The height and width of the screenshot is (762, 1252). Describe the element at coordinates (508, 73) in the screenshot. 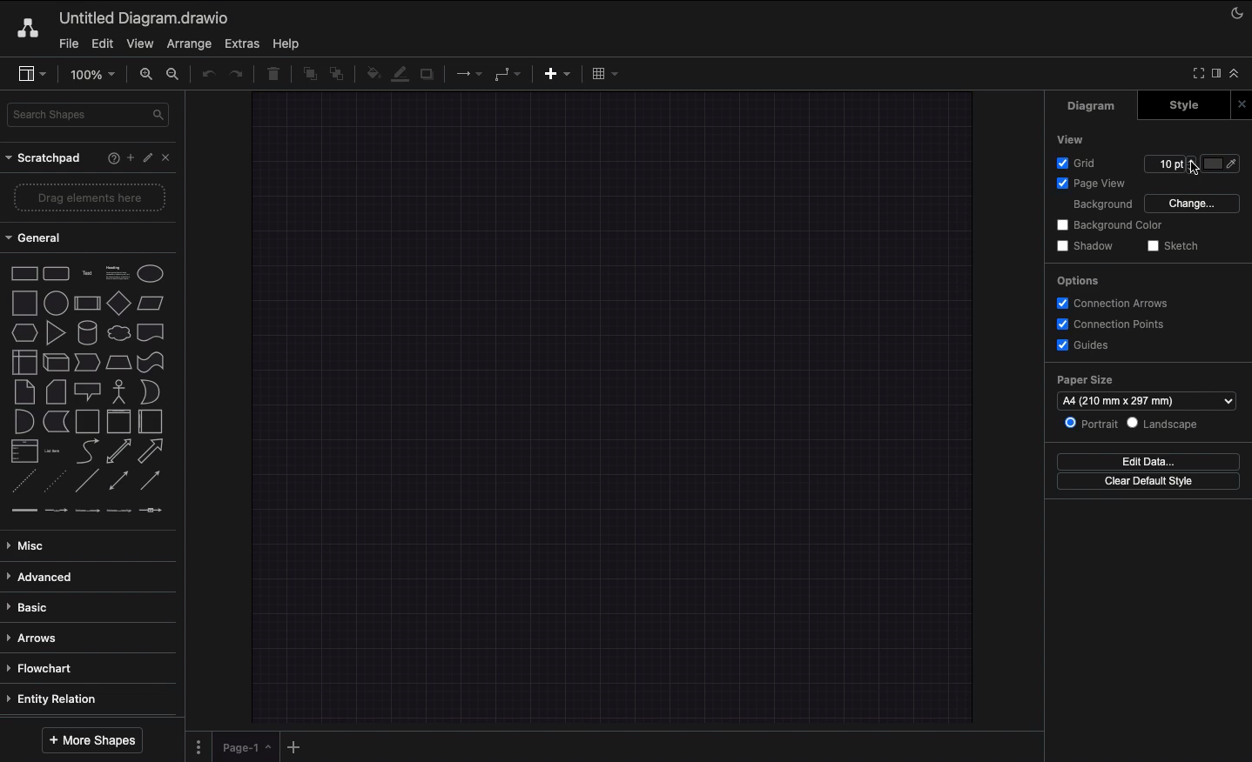

I see `Waypoint` at that location.